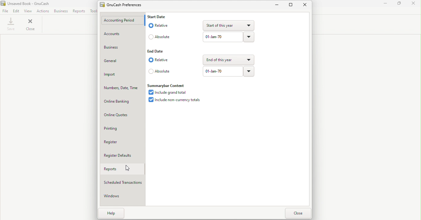  Describe the element at coordinates (121, 88) in the screenshot. I see `Numbers, date, time` at that location.